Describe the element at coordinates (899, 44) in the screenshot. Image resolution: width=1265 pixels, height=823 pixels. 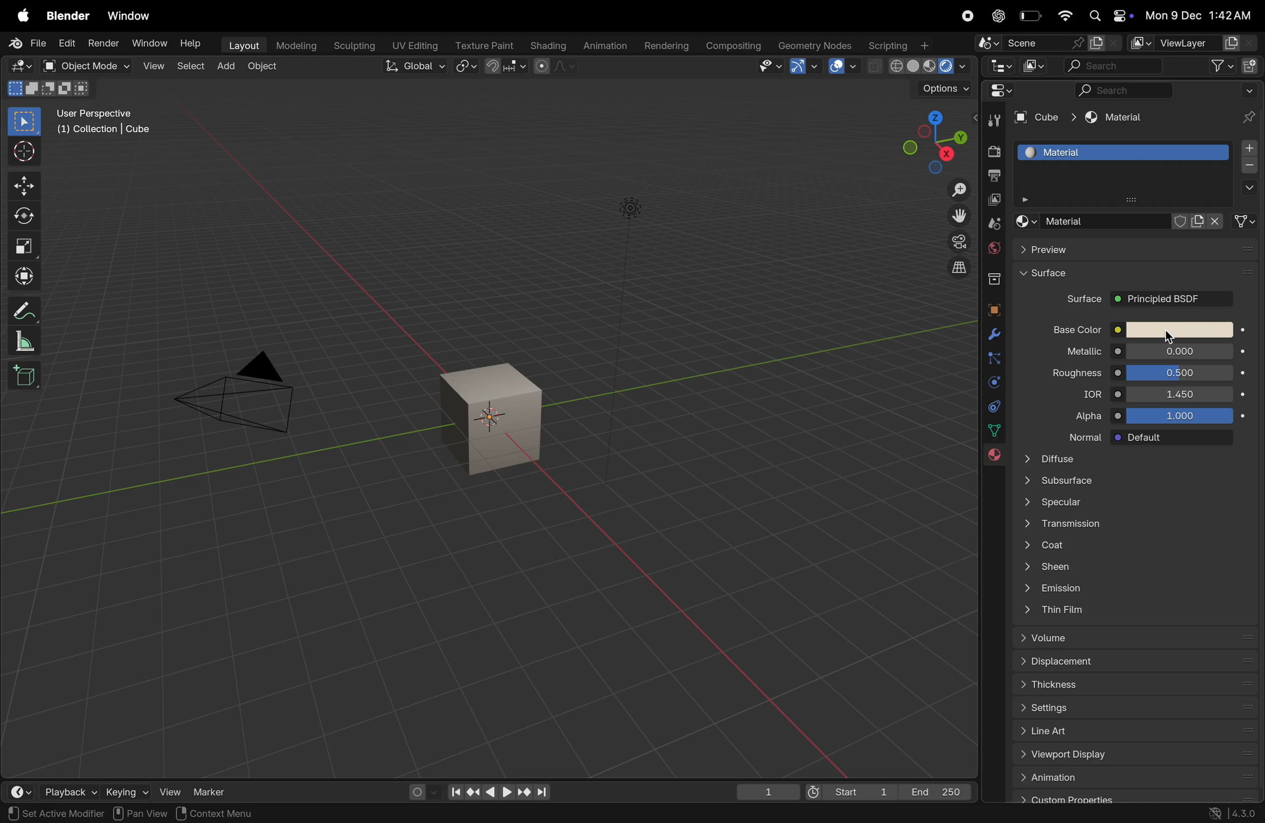
I see `scripting` at that location.